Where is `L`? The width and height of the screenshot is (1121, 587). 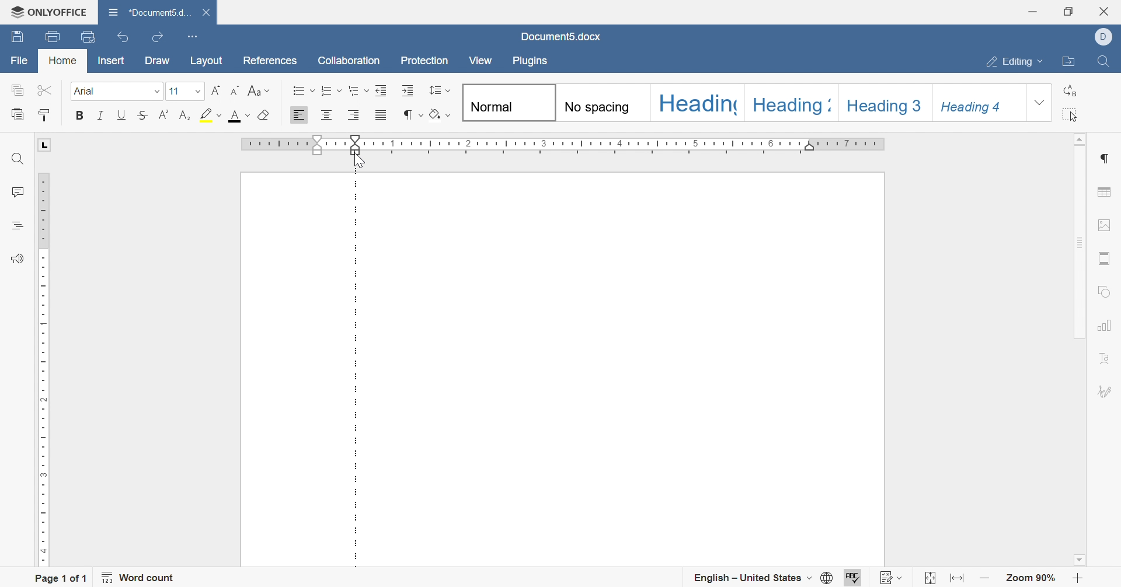
L is located at coordinates (45, 145).